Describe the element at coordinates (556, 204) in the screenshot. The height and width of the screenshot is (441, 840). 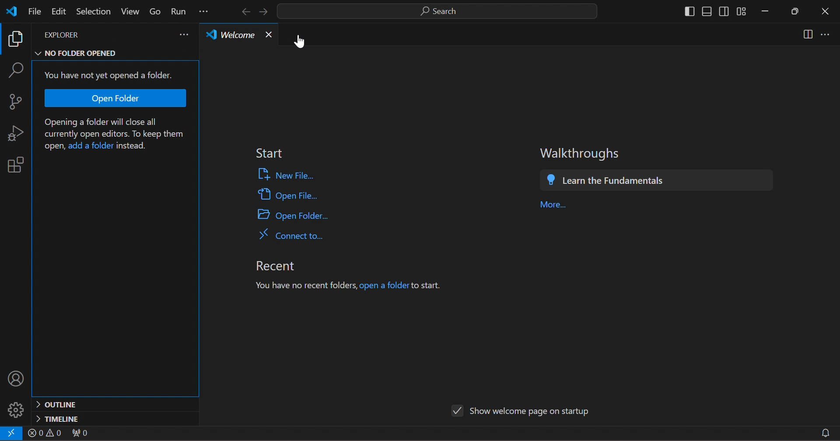
I see `more` at that location.